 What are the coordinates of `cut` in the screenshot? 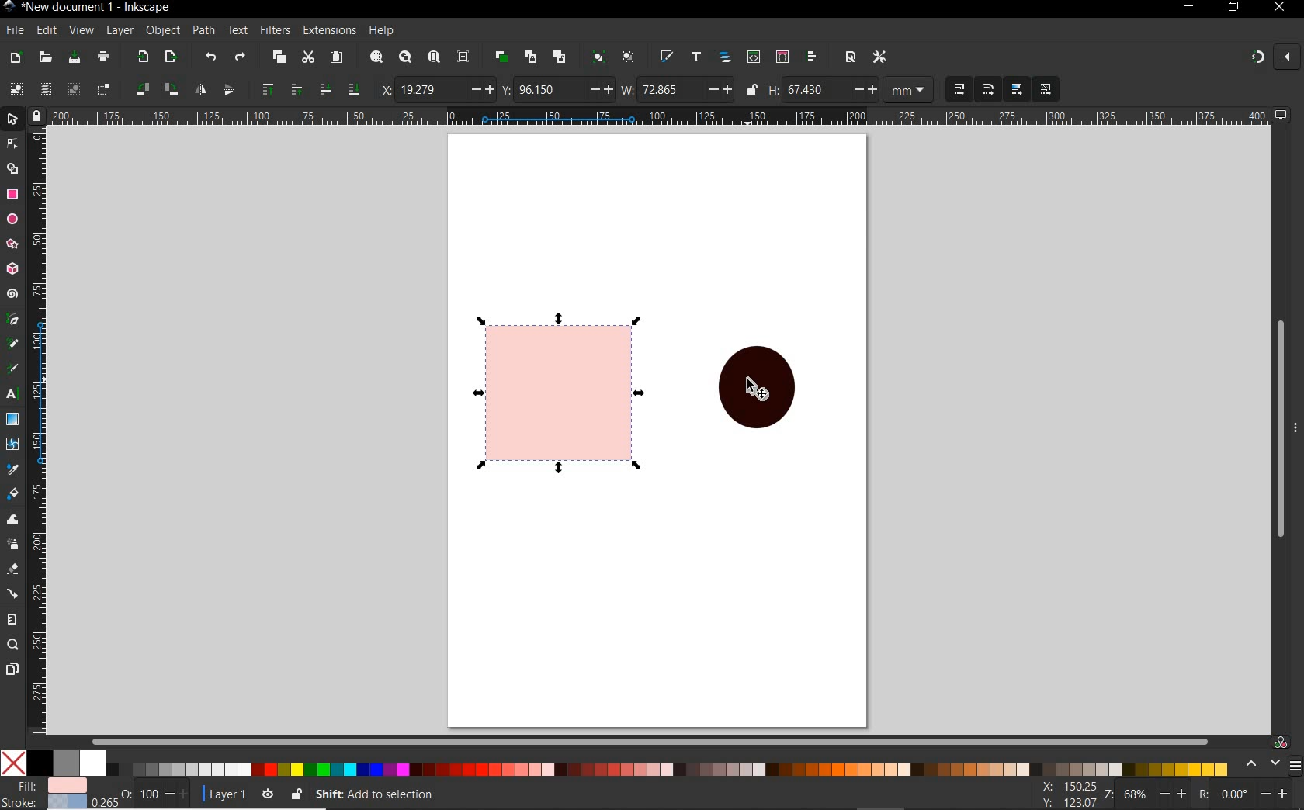 It's located at (308, 57).